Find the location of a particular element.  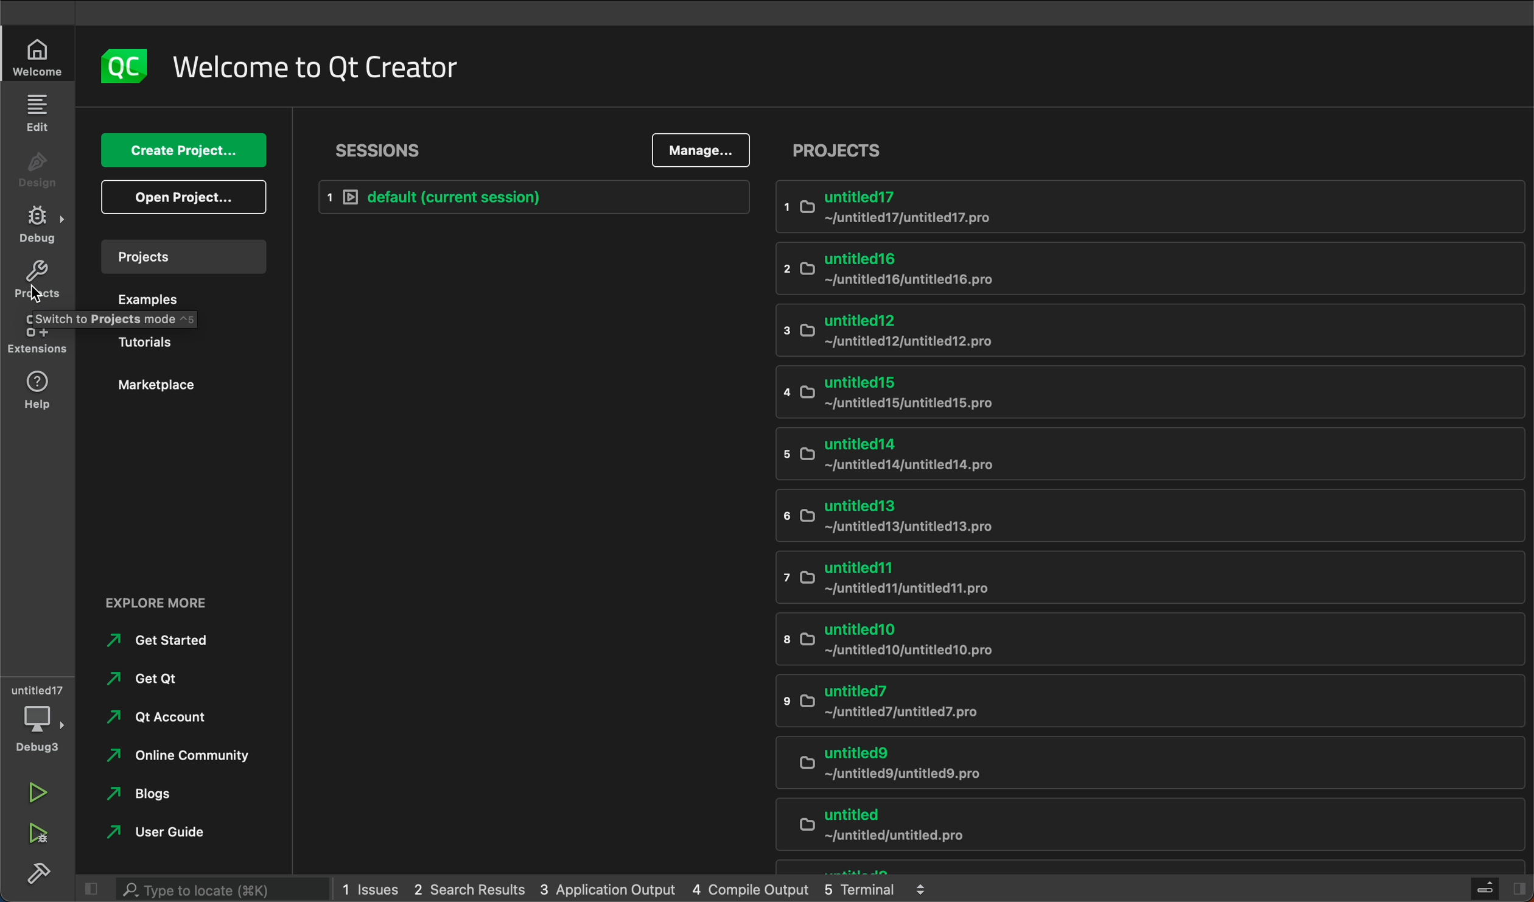

QC Logo is located at coordinates (123, 68).